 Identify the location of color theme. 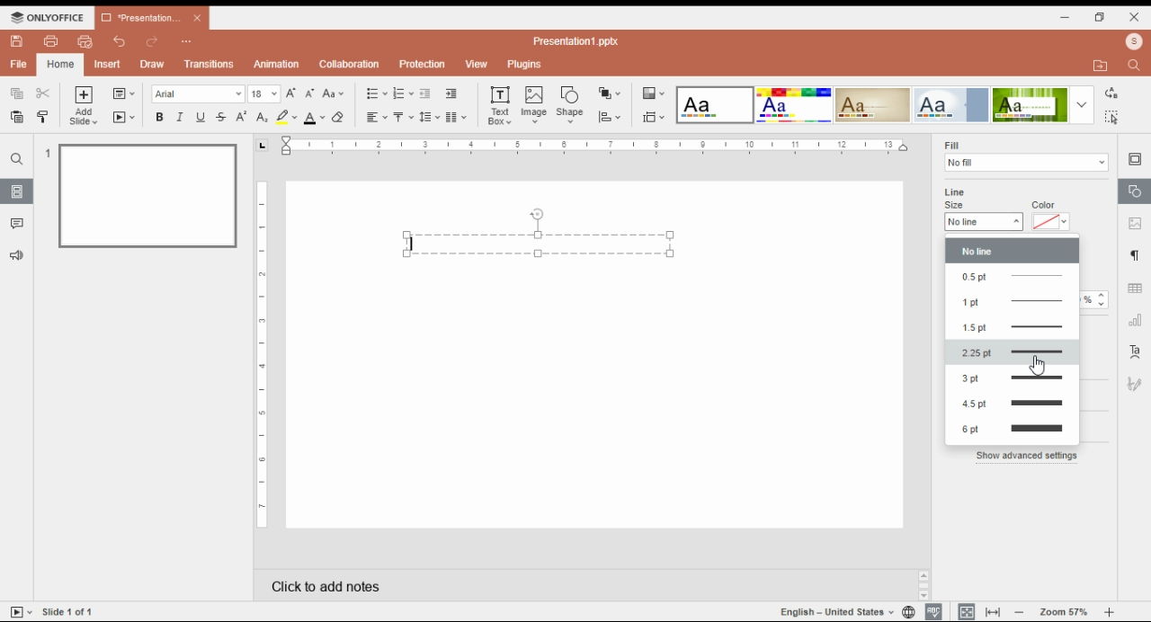
(794, 105).